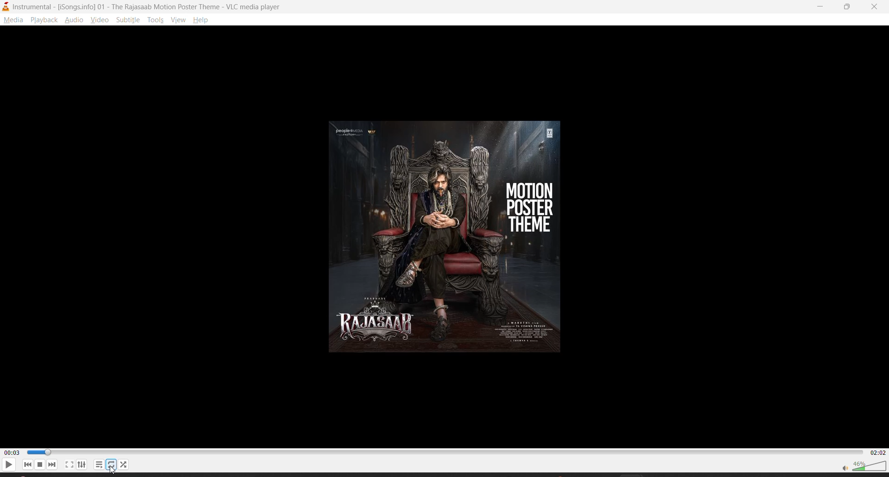 The width and height of the screenshot is (889, 477). I want to click on playback, so click(43, 20).